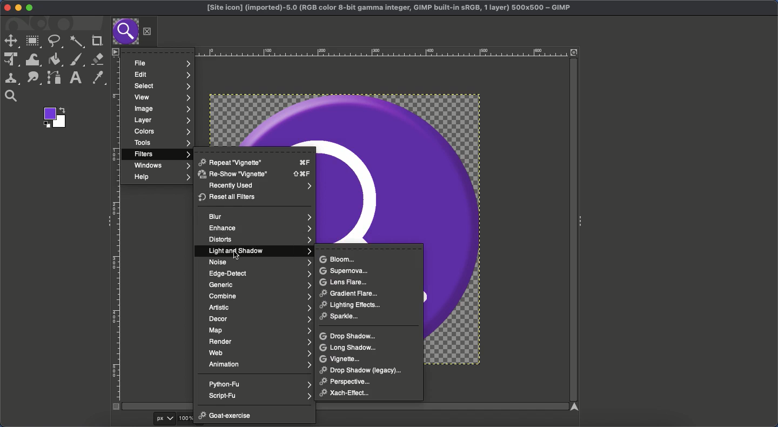  I want to click on Decor, so click(260, 319).